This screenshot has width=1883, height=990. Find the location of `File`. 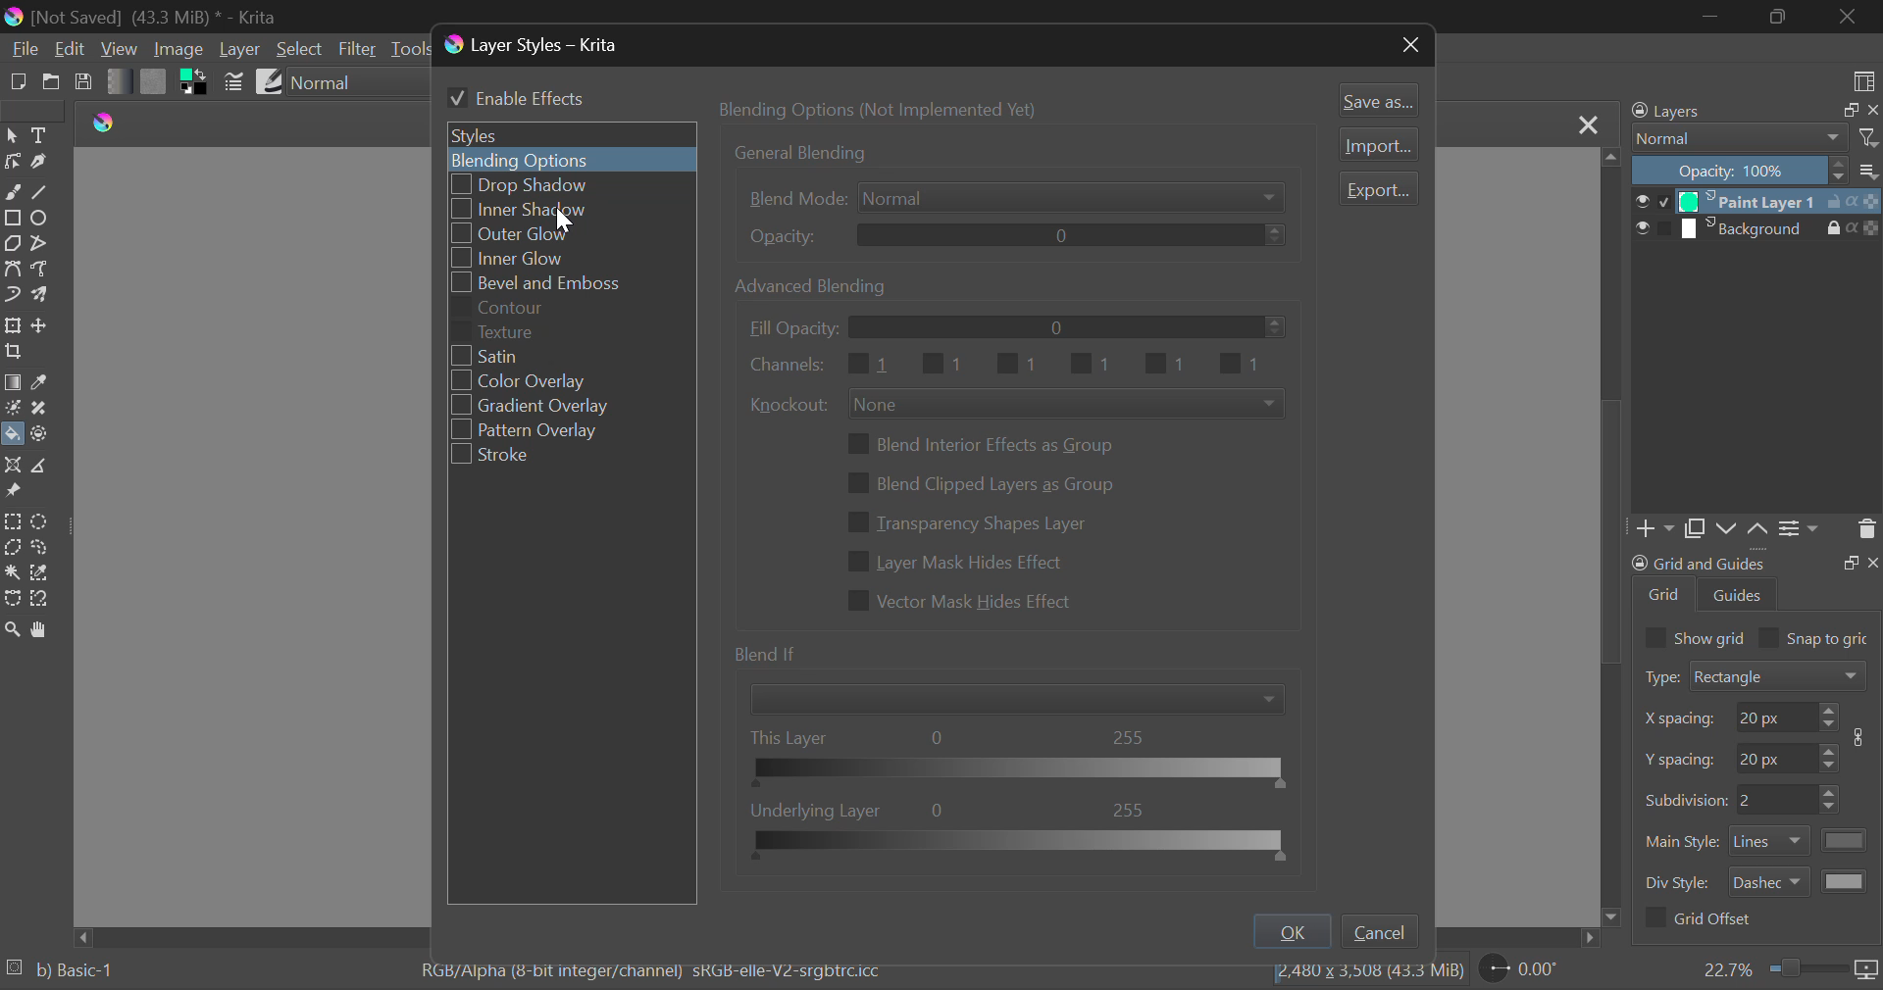

File is located at coordinates (24, 52).